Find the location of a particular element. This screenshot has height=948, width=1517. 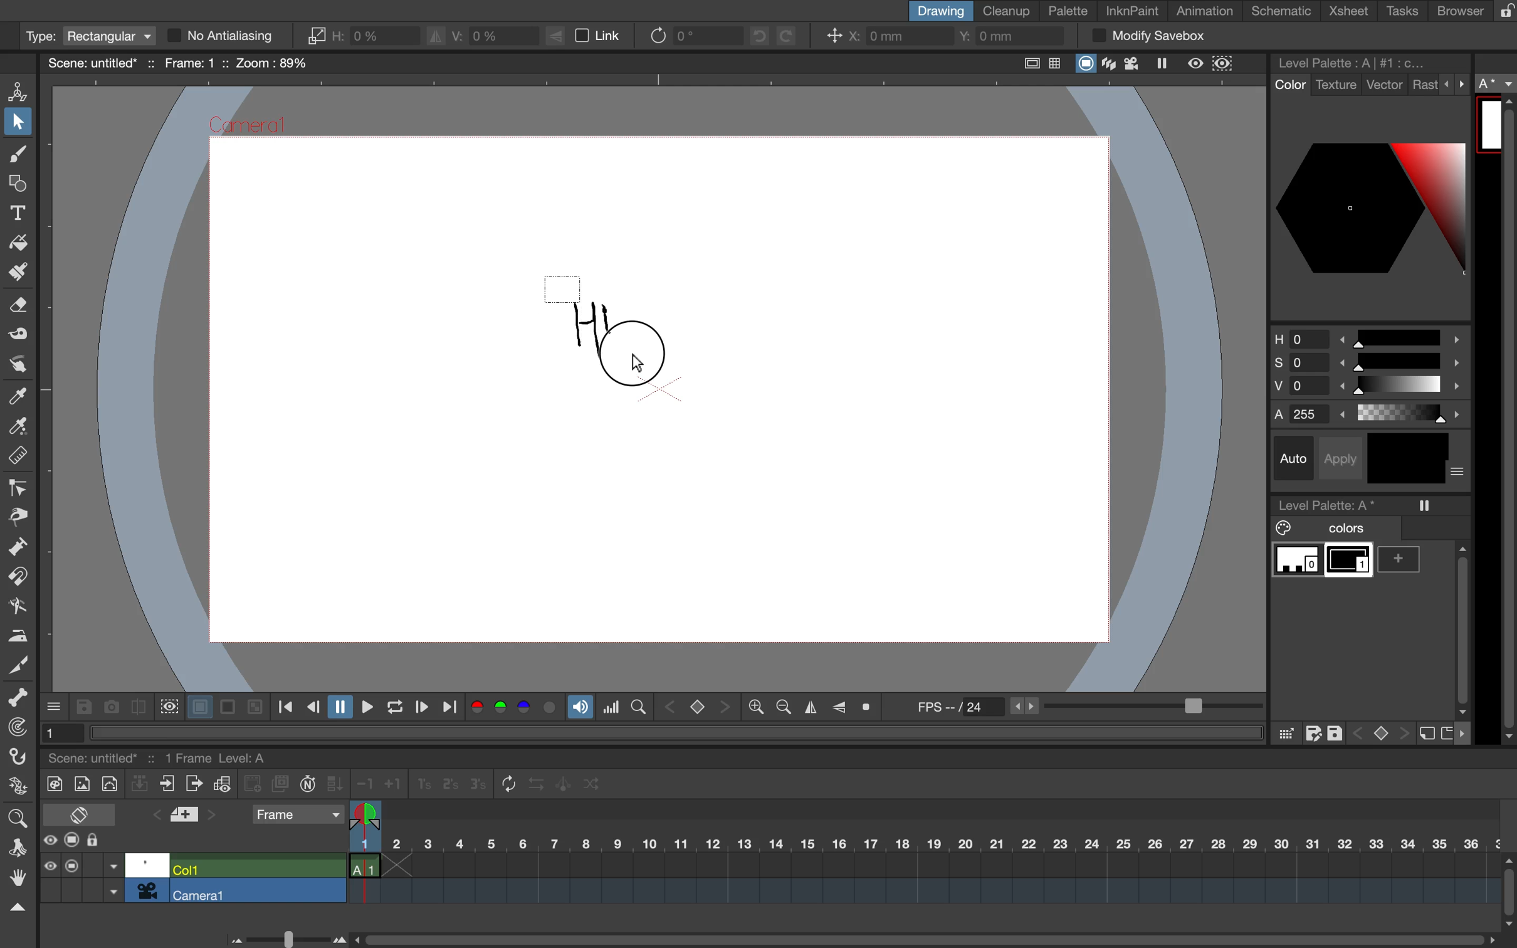

sub camera preview is located at coordinates (1224, 64).